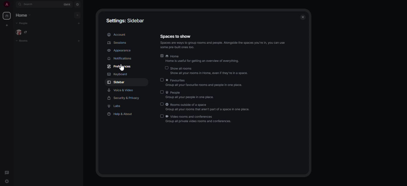 Image resolution: width=407 pixels, height=186 pixels. What do you see at coordinates (303, 16) in the screenshot?
I see `close` at bounding box center [303, 16].